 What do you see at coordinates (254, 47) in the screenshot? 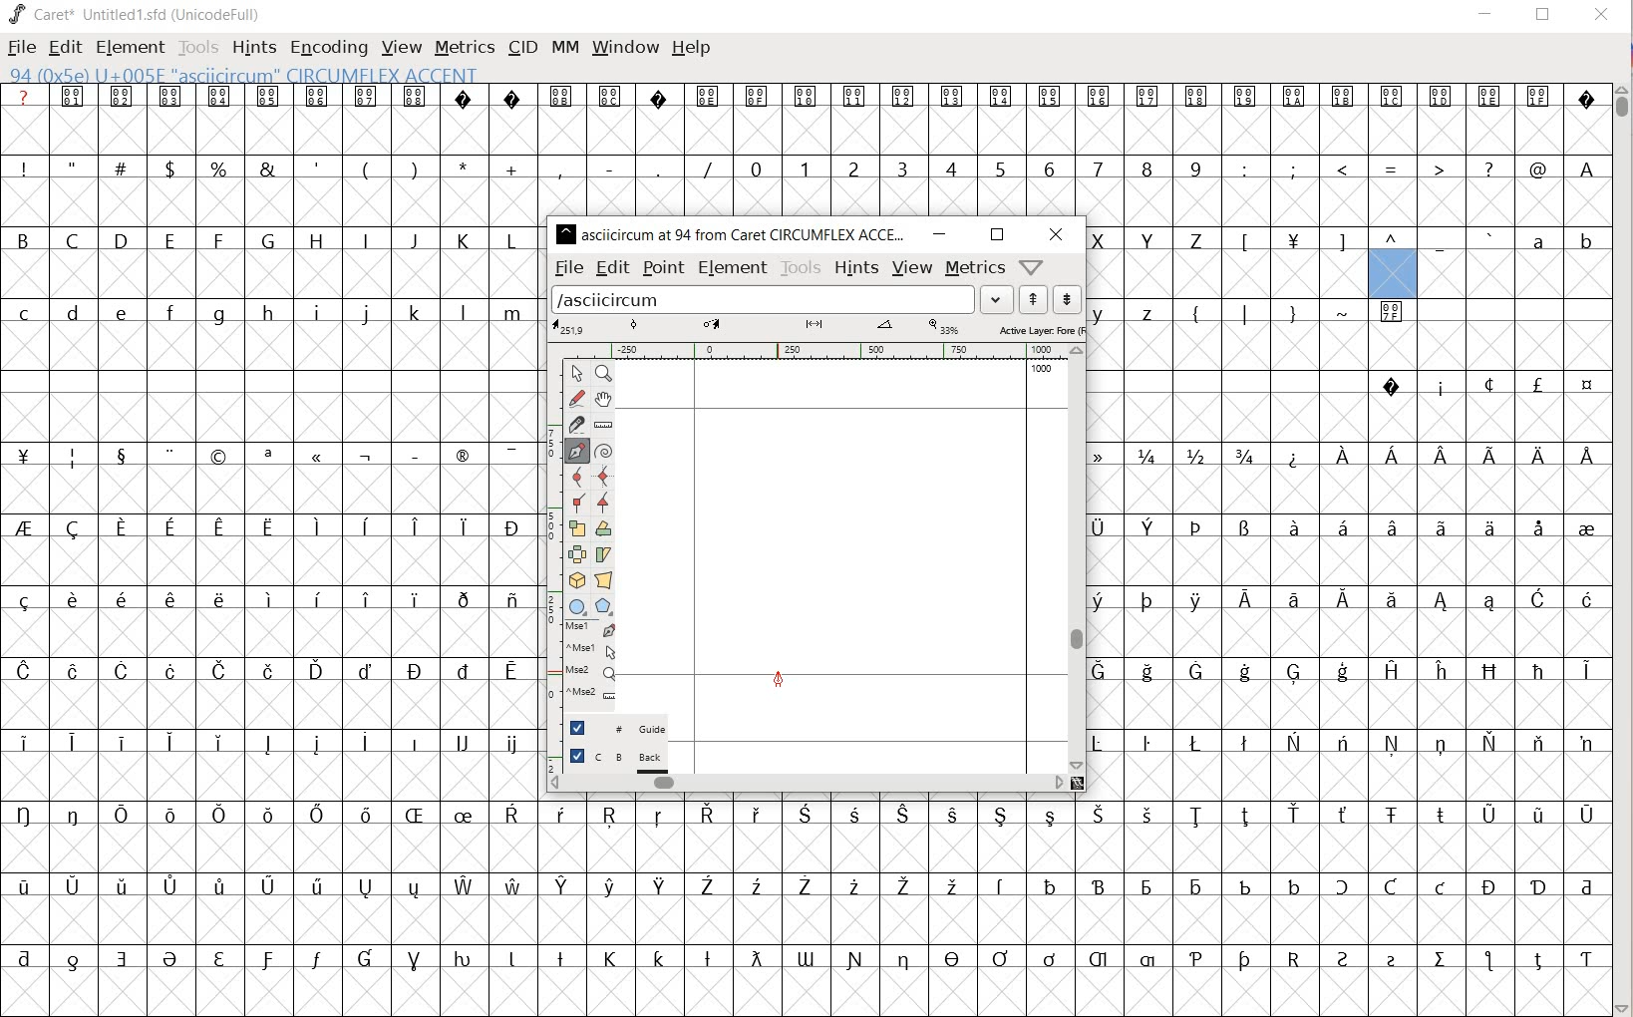
I see `HINTS` at bounding box center [254, 47].